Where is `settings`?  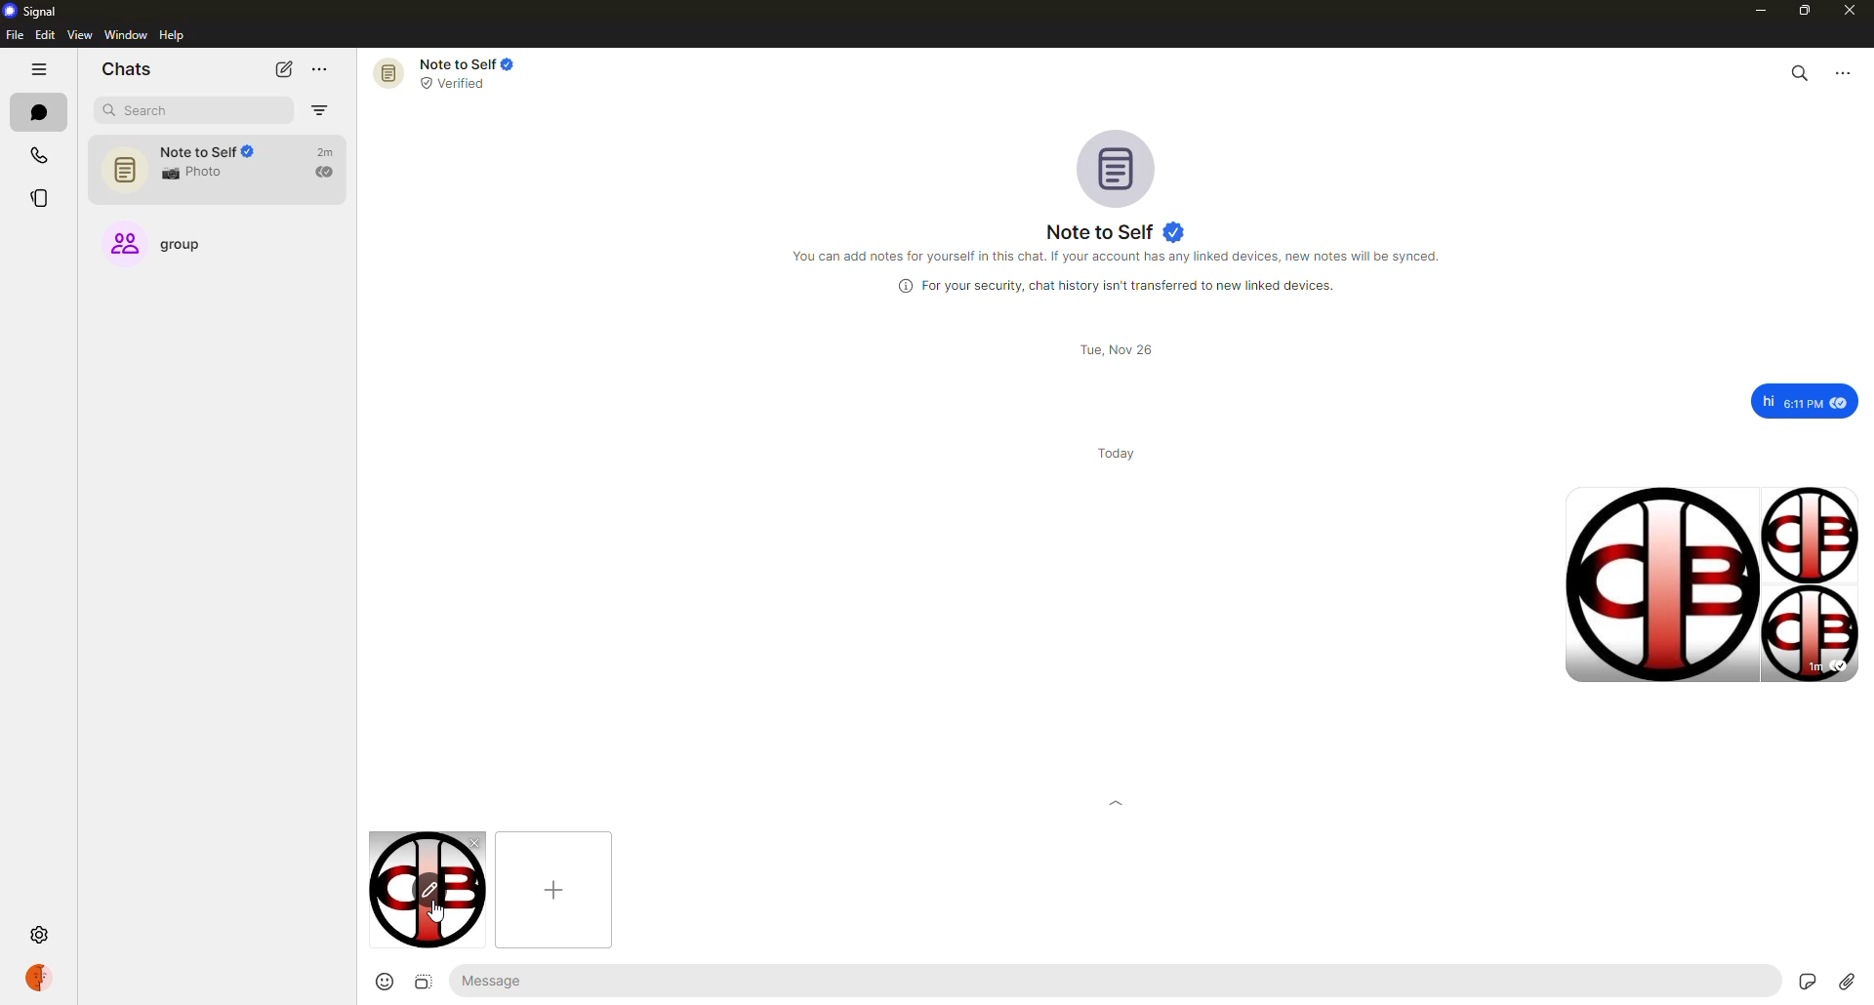
settings is located at coordinates (39, 936).